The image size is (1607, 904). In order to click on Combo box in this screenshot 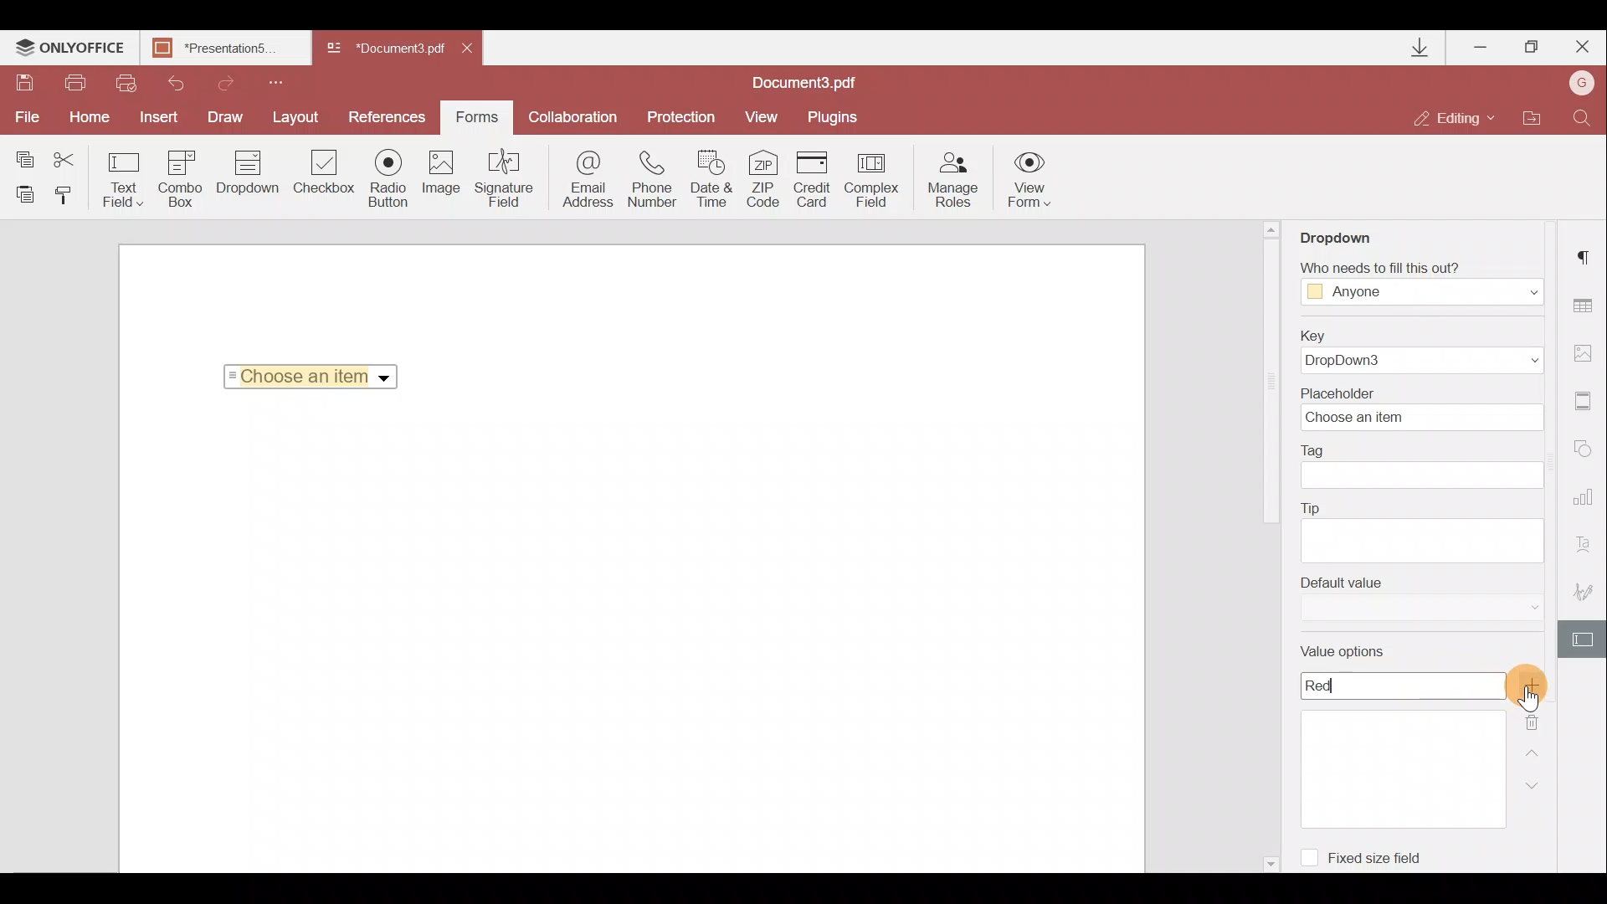, I will do `click(179, 179)`.